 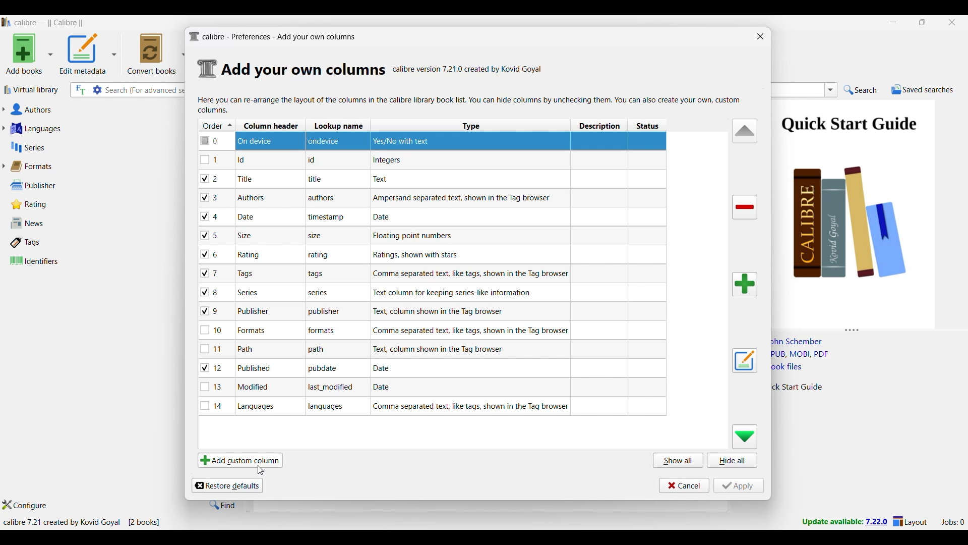 What do you see at coordinates (320, 350) in the screenshot?
I see `note` at bounding box center [320, 350].